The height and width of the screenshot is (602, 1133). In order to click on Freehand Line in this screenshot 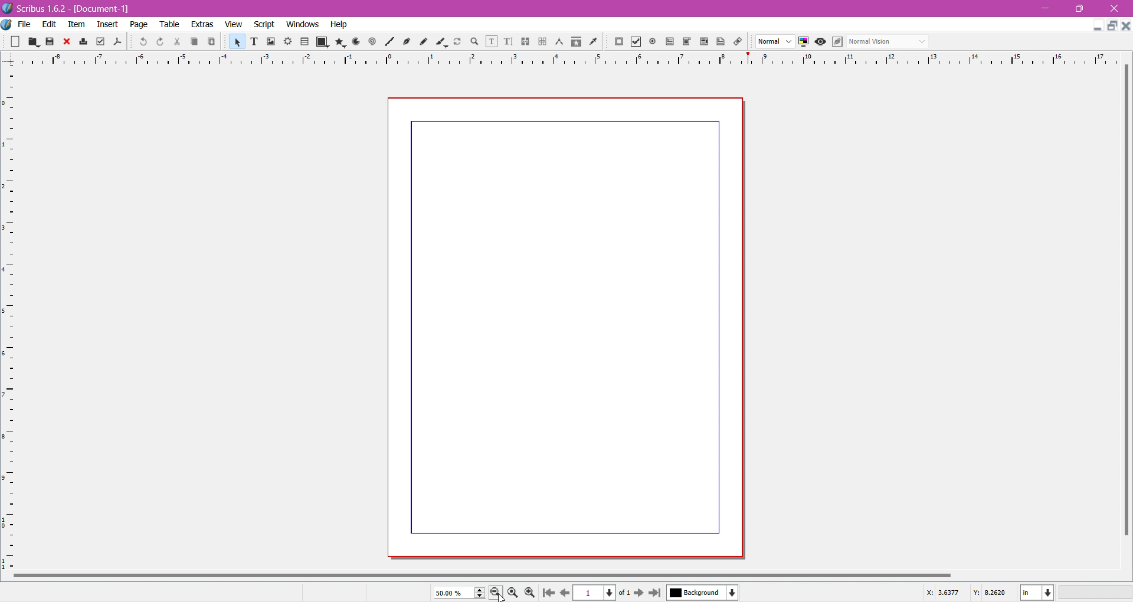, I will do `click(425, 42)`.